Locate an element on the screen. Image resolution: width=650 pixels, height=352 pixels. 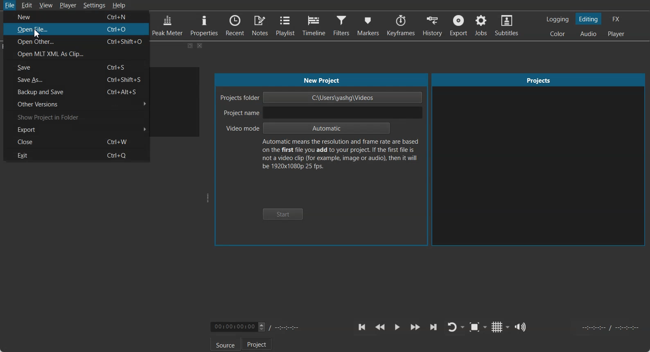
Play Quickly backward is located at coordinates (380, 327).